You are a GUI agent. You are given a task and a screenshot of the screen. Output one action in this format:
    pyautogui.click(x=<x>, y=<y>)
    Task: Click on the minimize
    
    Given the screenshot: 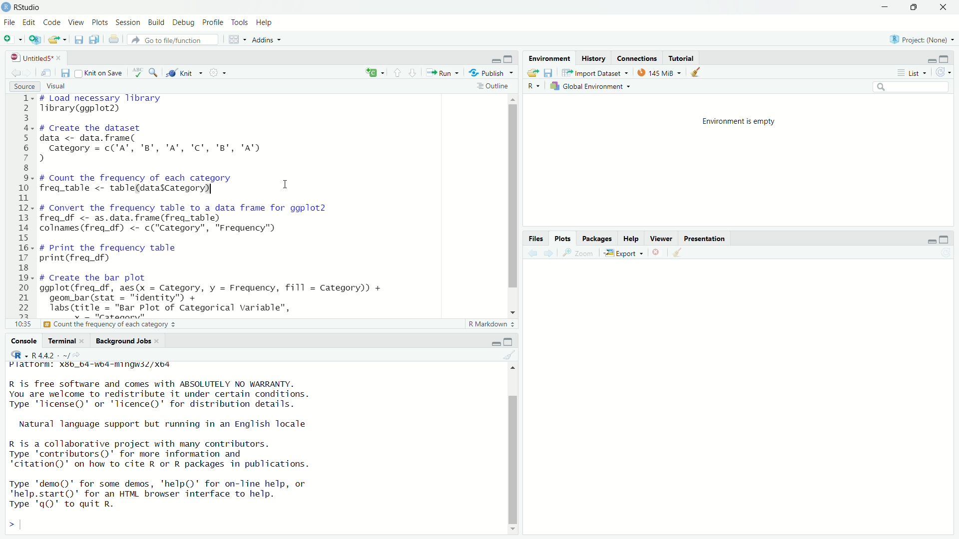 What is the action you would take?
    pyautogui.click(x=931, y=242)
    